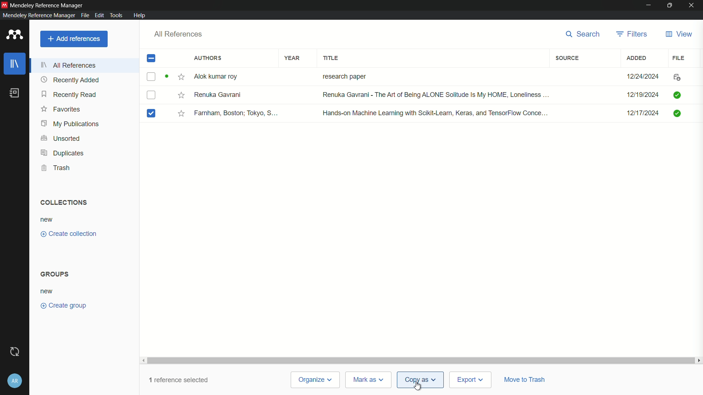  I want to click on favorites, so click(60, 109).